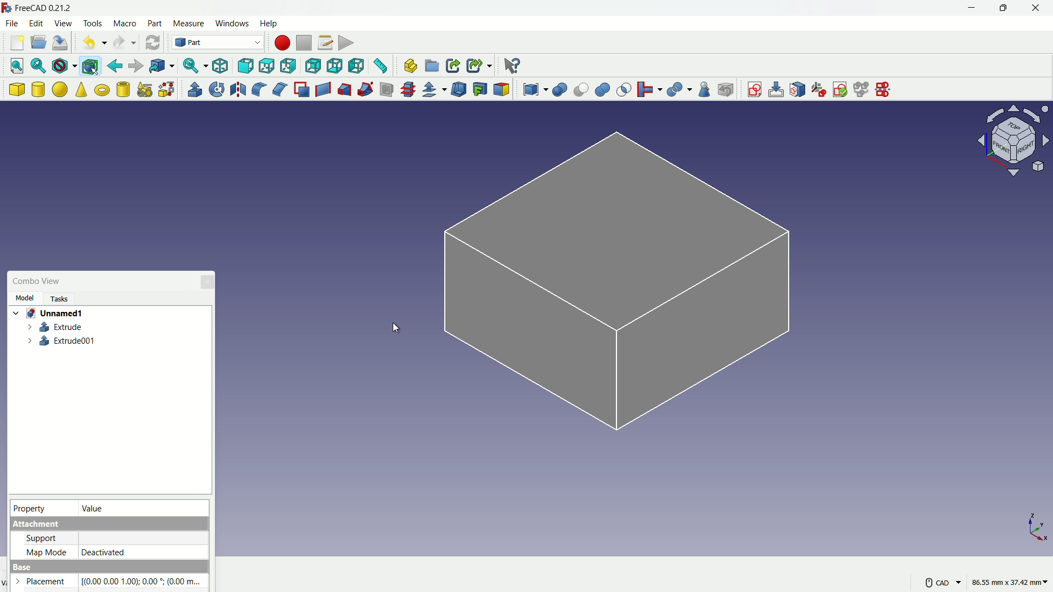 This screenshot has height=592, width=1053. What do you see at coordinates (561, 90) in the screenshot?
I see `boolean` at bounding box center [561, 90].